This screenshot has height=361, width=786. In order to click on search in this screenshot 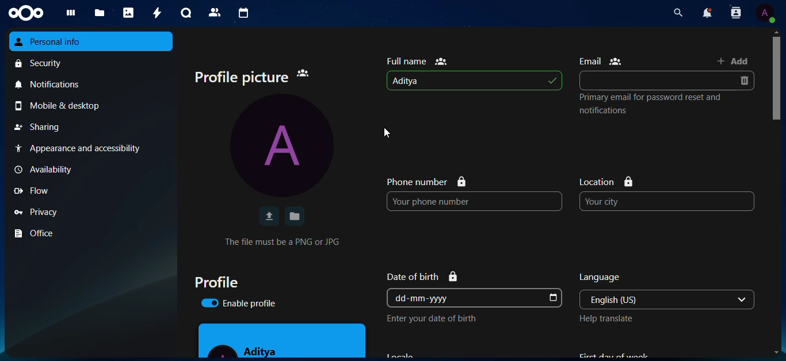, I will do `click(678, 13)`.